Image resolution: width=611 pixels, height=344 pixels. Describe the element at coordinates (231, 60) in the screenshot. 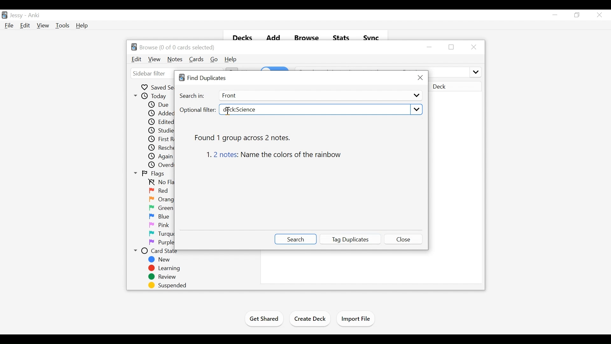

I see `Help` at that location.